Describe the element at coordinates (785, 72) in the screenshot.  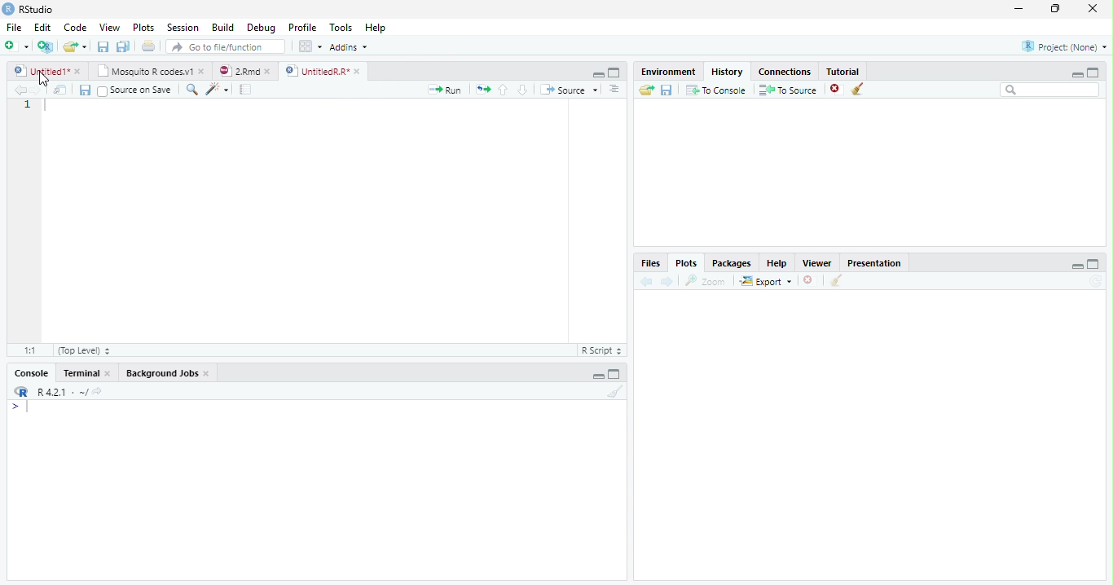
I see `Connections` at that location.